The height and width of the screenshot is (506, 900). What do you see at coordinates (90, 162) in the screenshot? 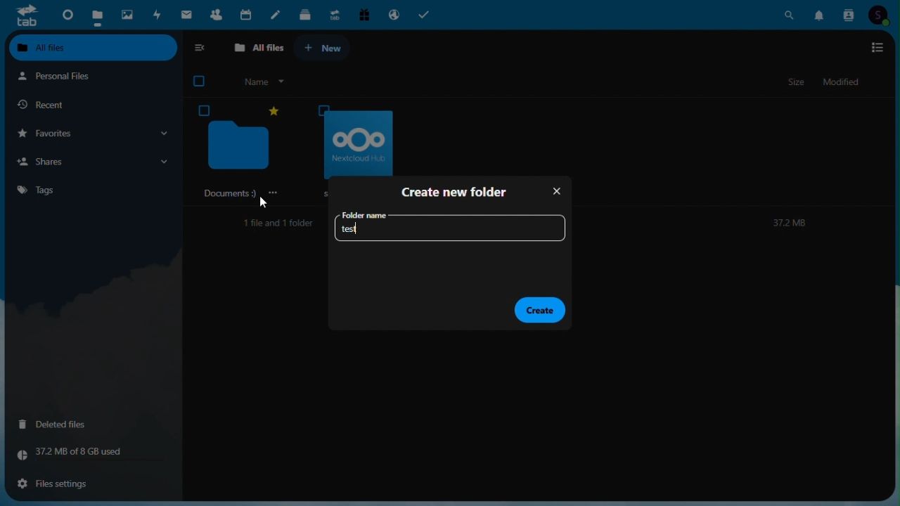
I see `Shares` at bounding box center [90, 162].